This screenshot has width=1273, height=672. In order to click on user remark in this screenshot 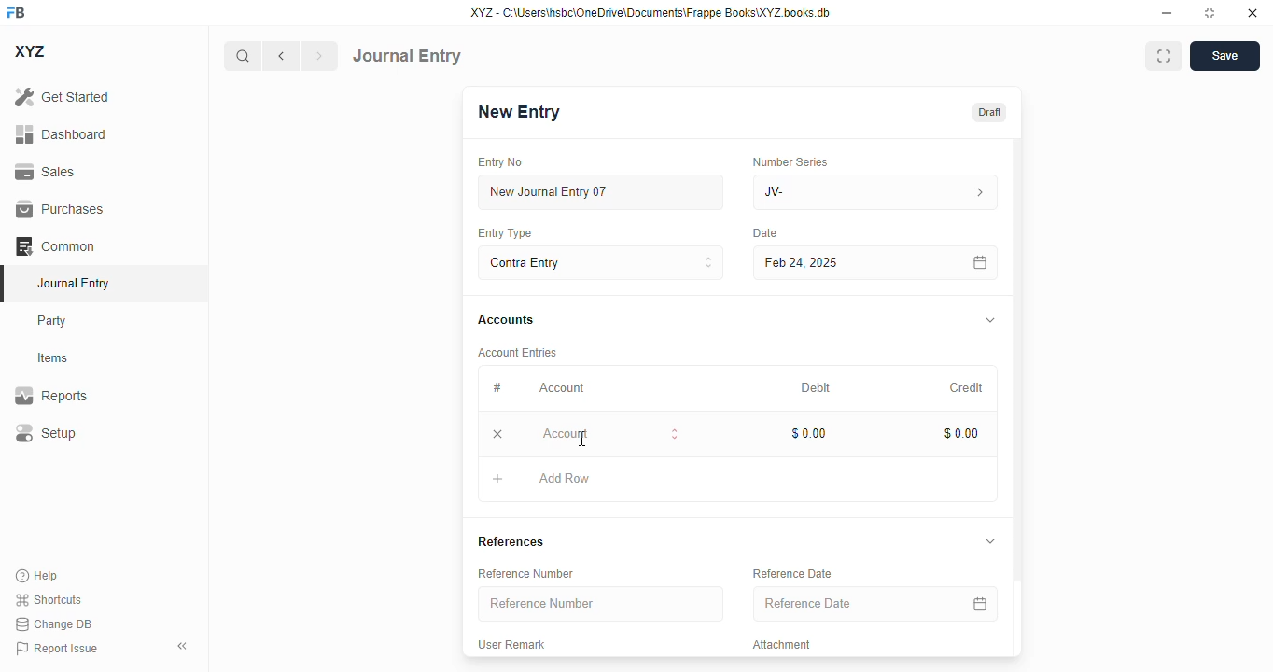, I will do `click(513, 643)`.